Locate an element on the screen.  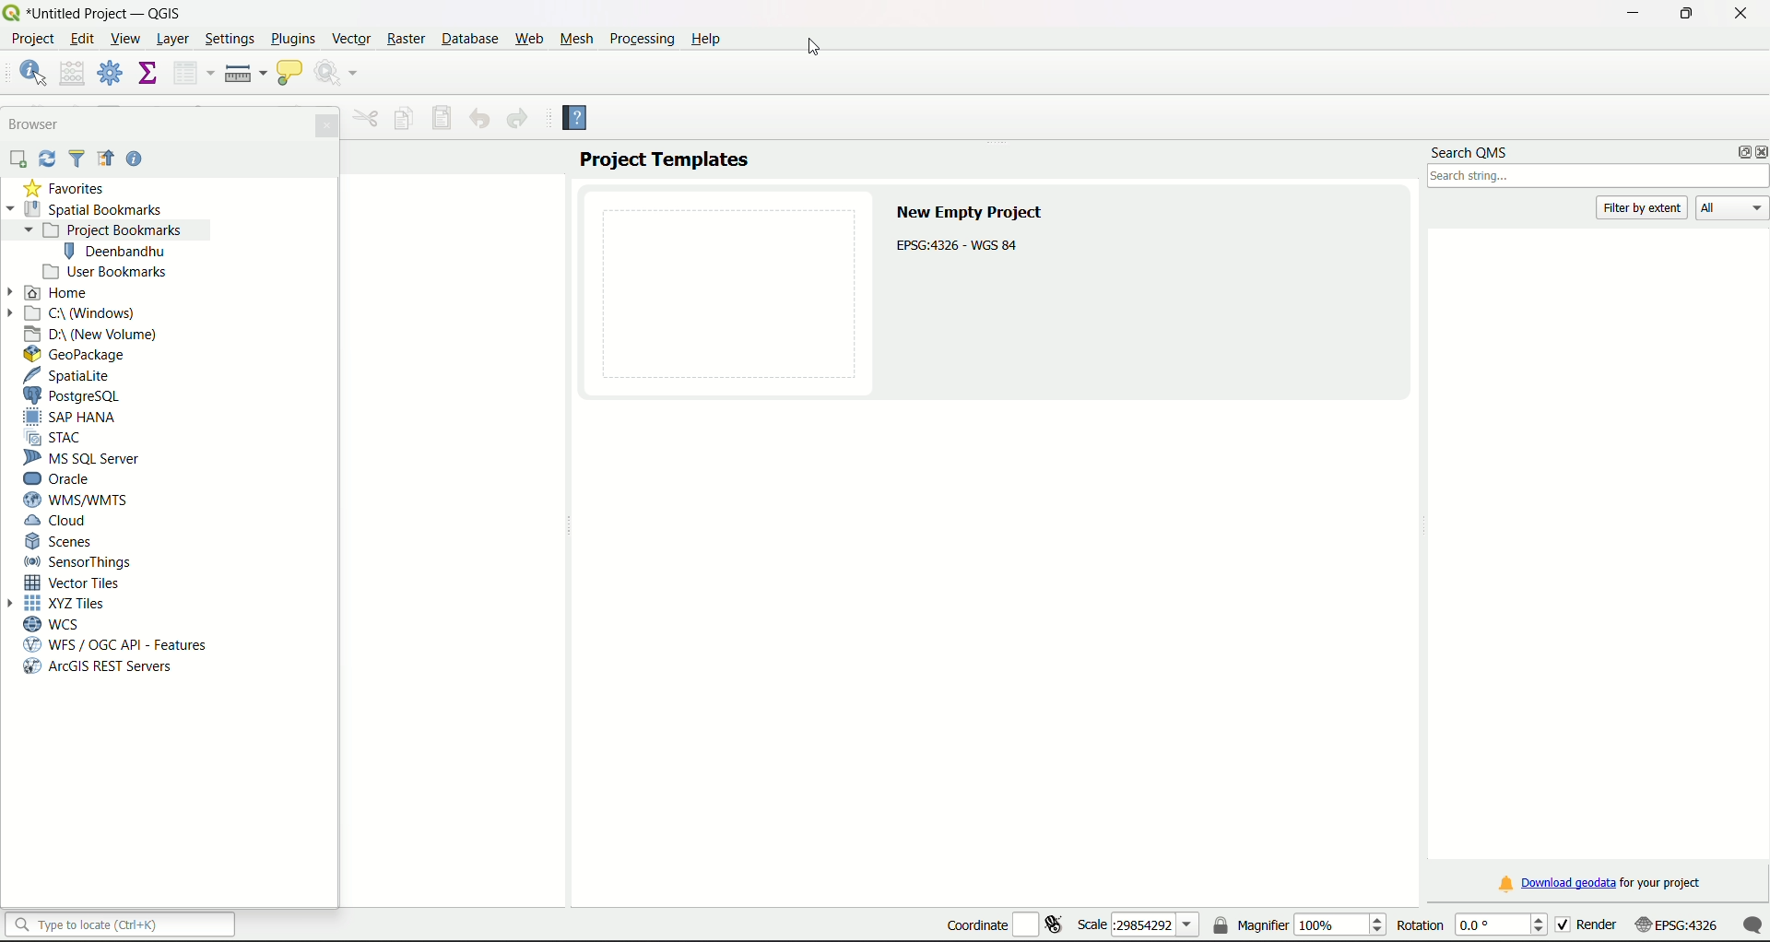
Cloud is located at coordinates (63, 520).